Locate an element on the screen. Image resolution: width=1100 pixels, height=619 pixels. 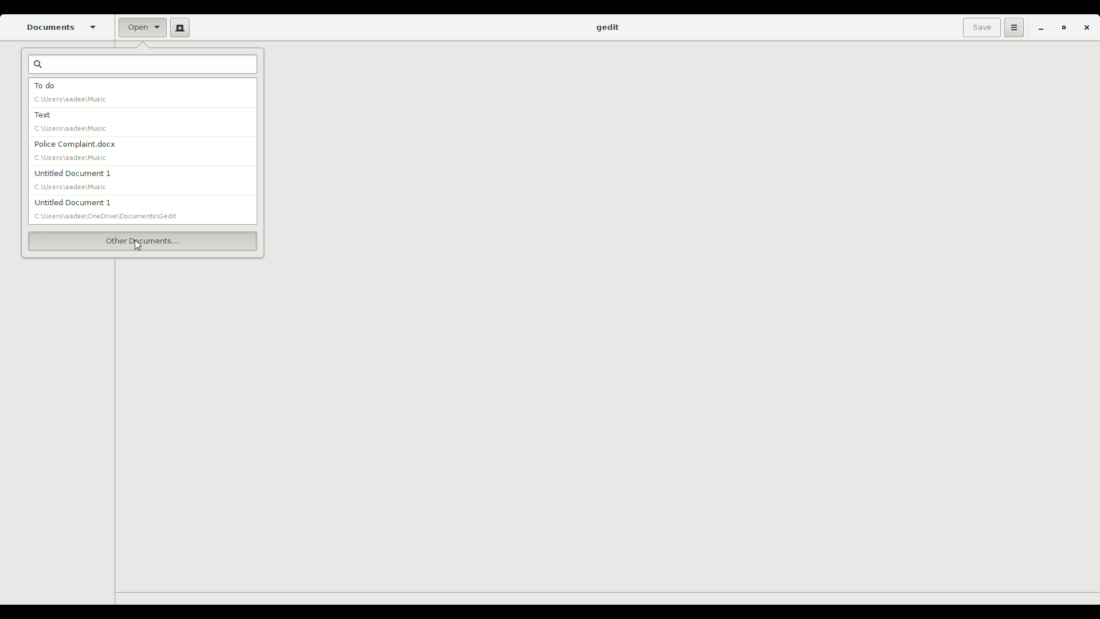
Police complaint.docx is located at coordinates (76, 150).